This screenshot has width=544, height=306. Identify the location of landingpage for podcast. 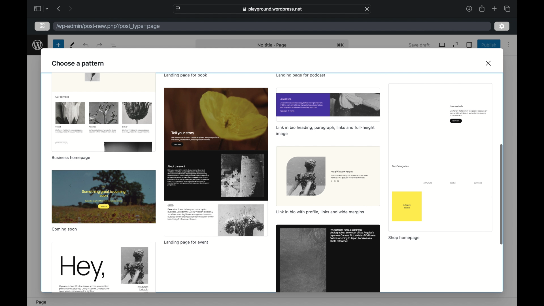
(300, 75).